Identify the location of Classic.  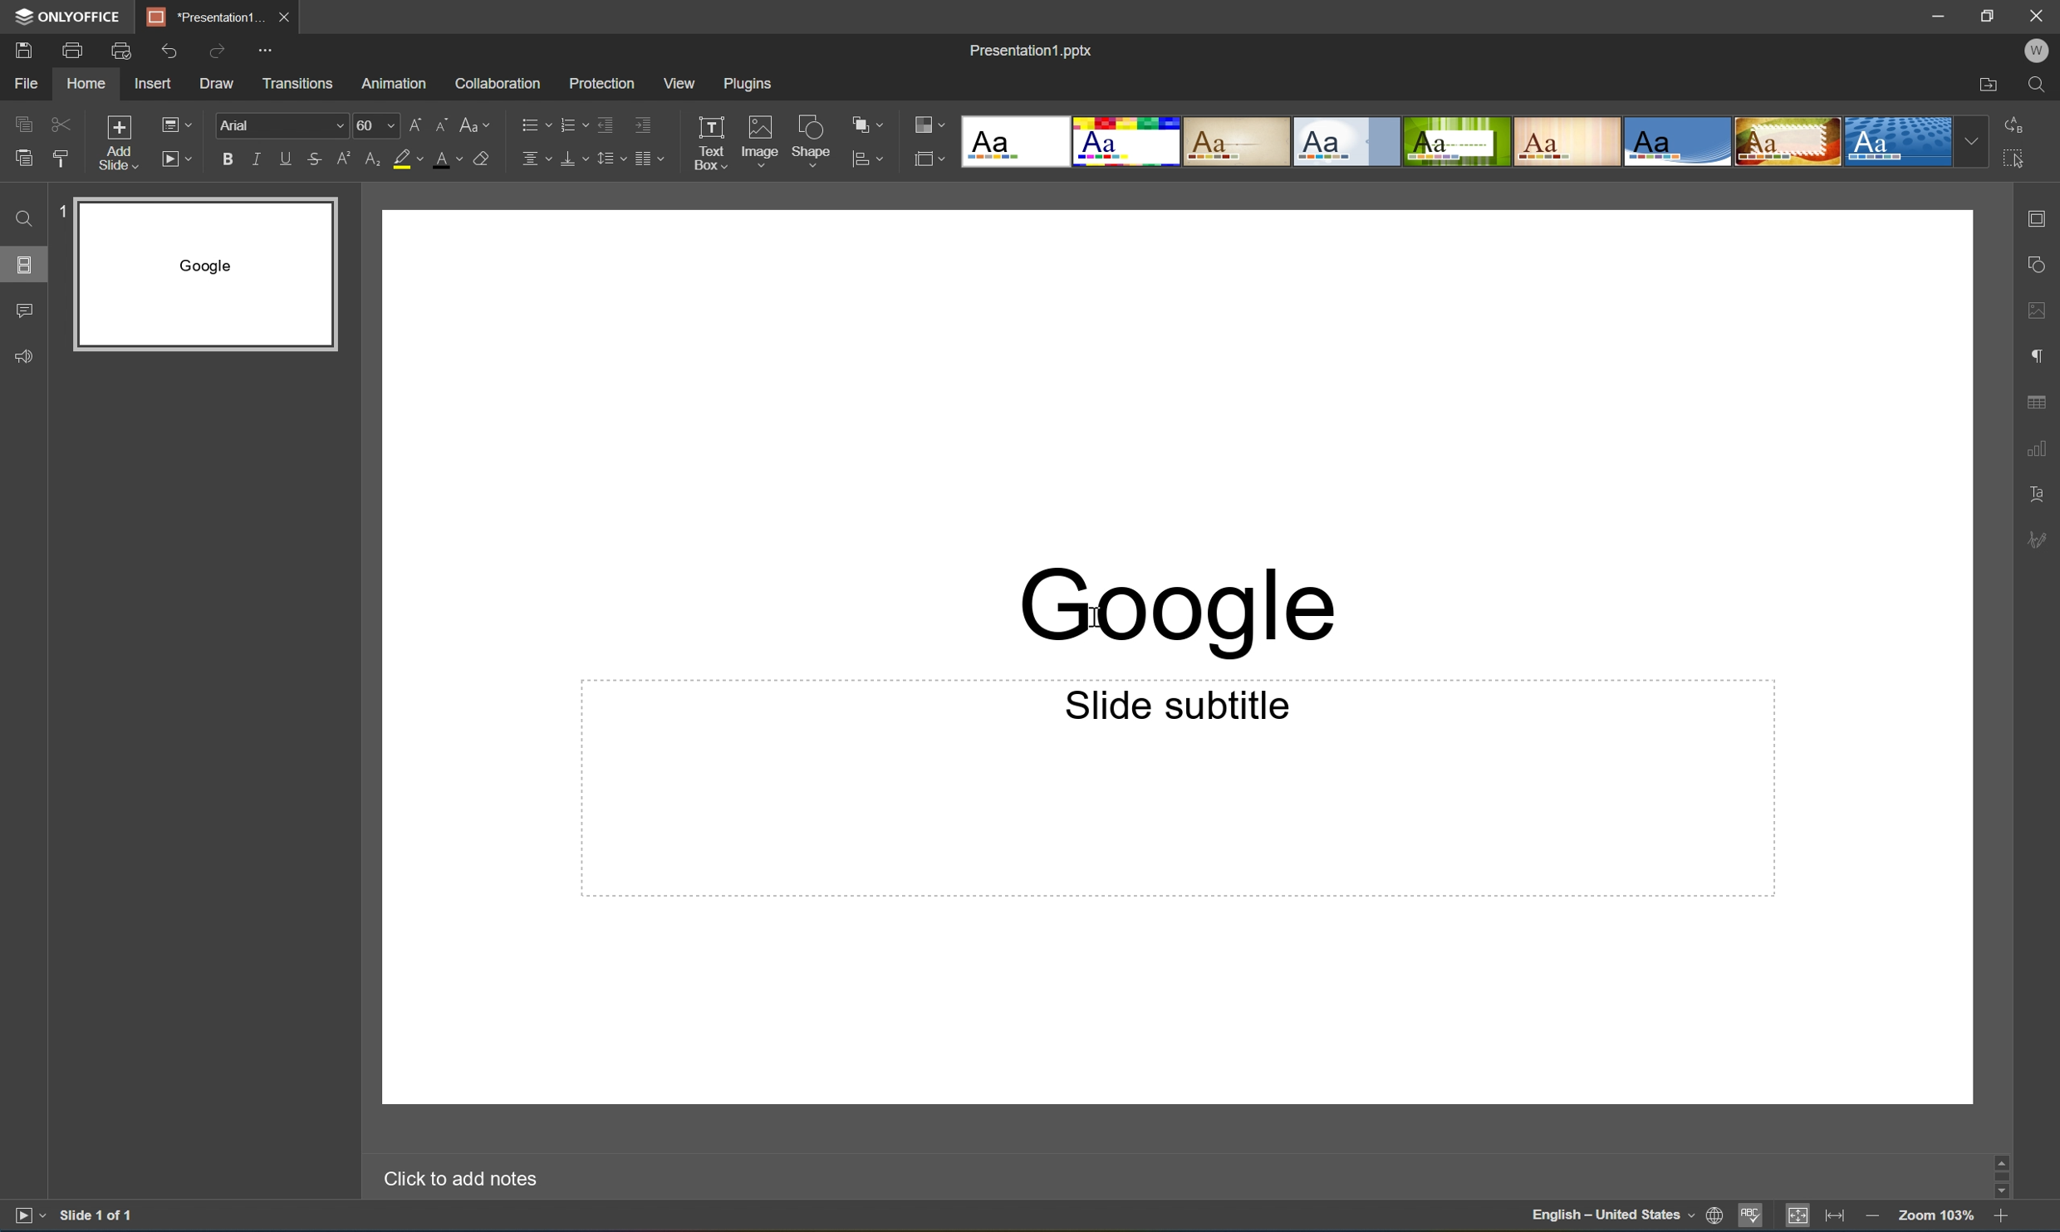
(1238, 142).